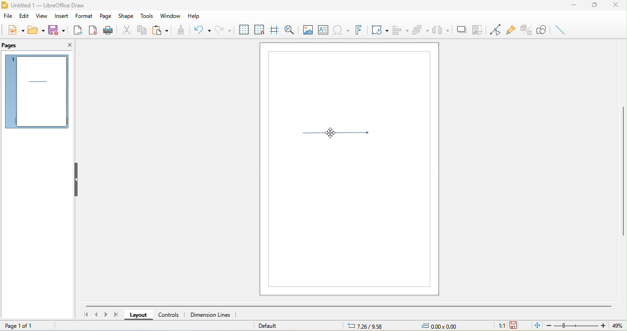 The image size is (627, 331). I want to click on copy, so click(145, 31).